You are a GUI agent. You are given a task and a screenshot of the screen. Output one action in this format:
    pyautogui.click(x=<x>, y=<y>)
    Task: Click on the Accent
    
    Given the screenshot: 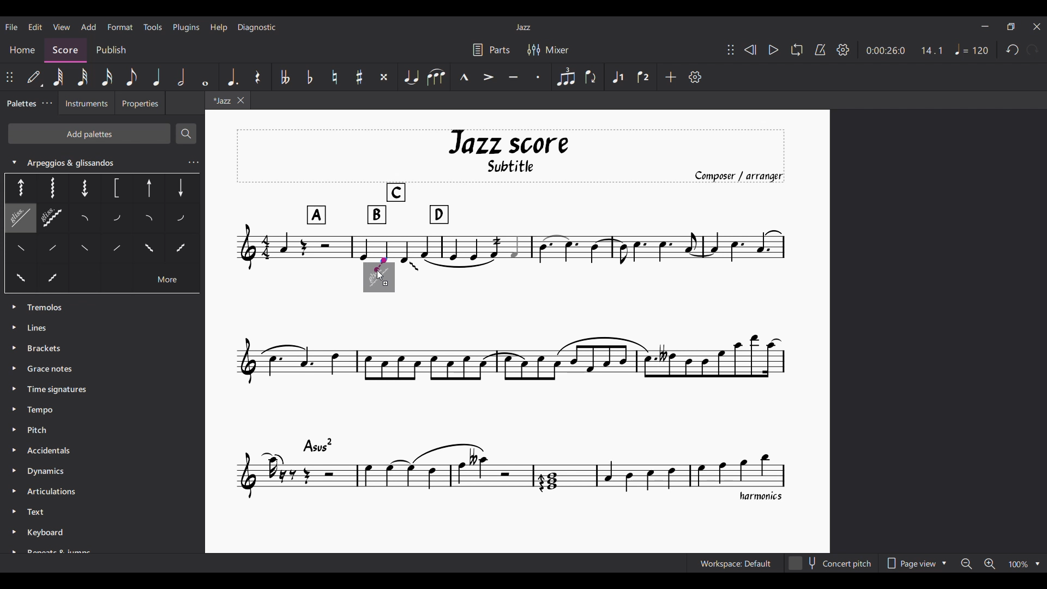 What is the action you would take?
    pyautogui.click(x=489, y=77)
    